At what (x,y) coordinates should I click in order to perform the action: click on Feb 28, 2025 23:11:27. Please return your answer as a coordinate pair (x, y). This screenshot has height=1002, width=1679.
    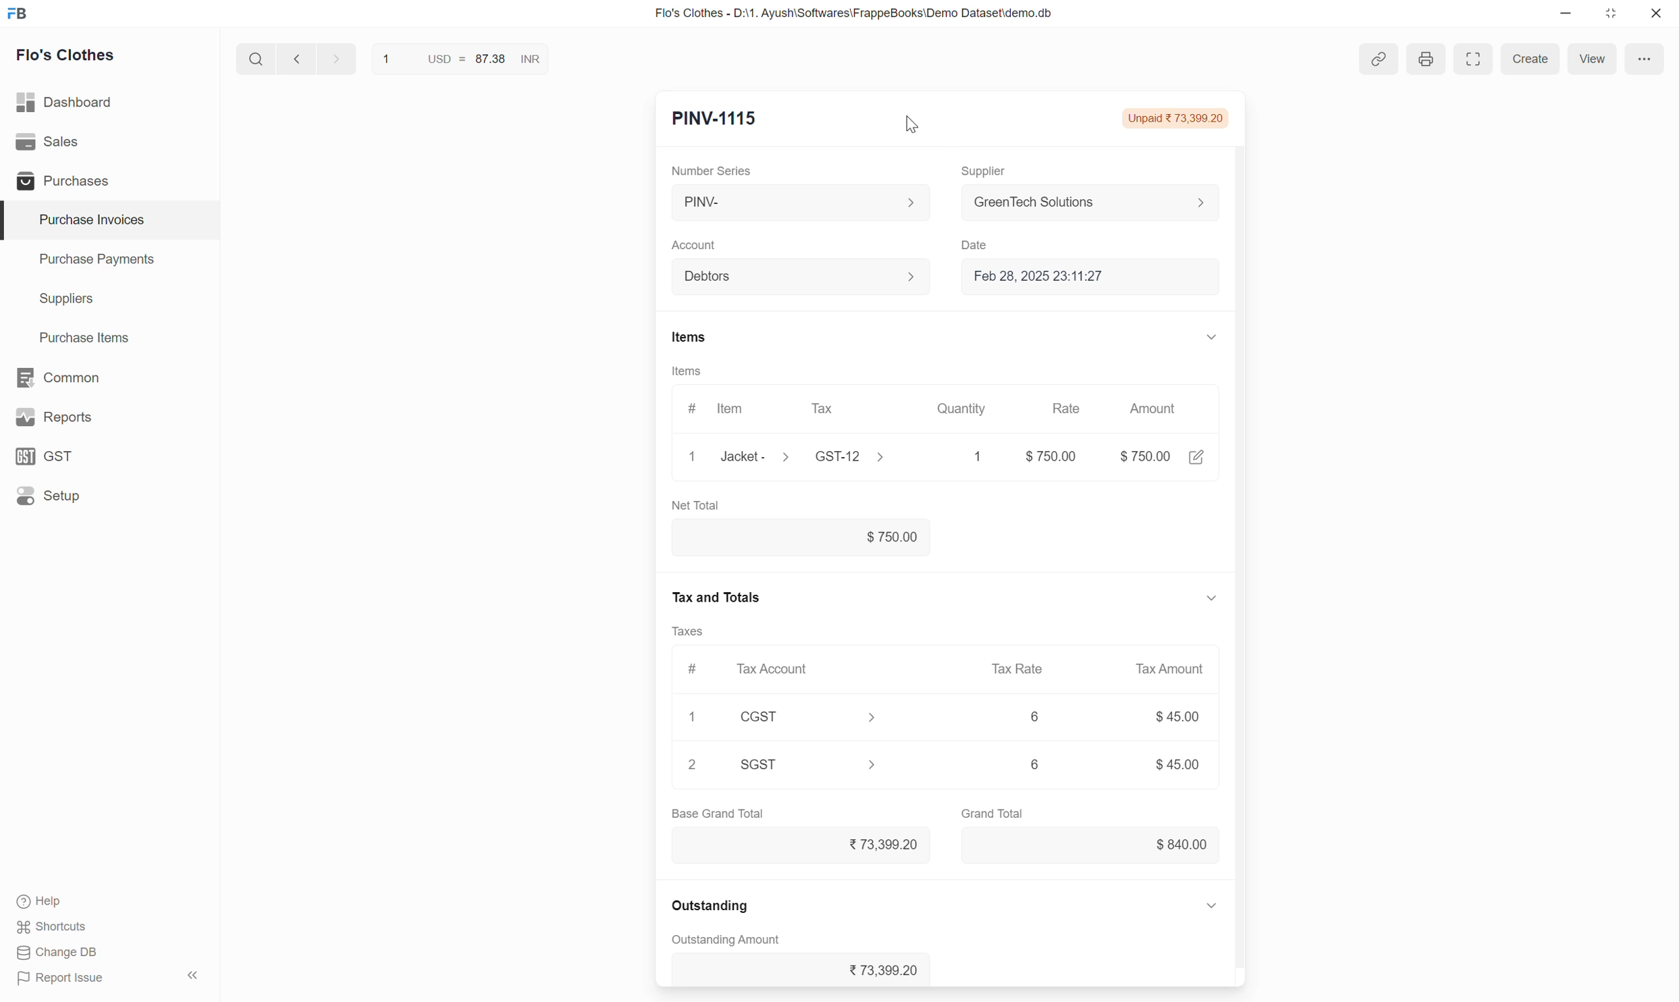
    Looking at the image, I should click on (1097, 276).